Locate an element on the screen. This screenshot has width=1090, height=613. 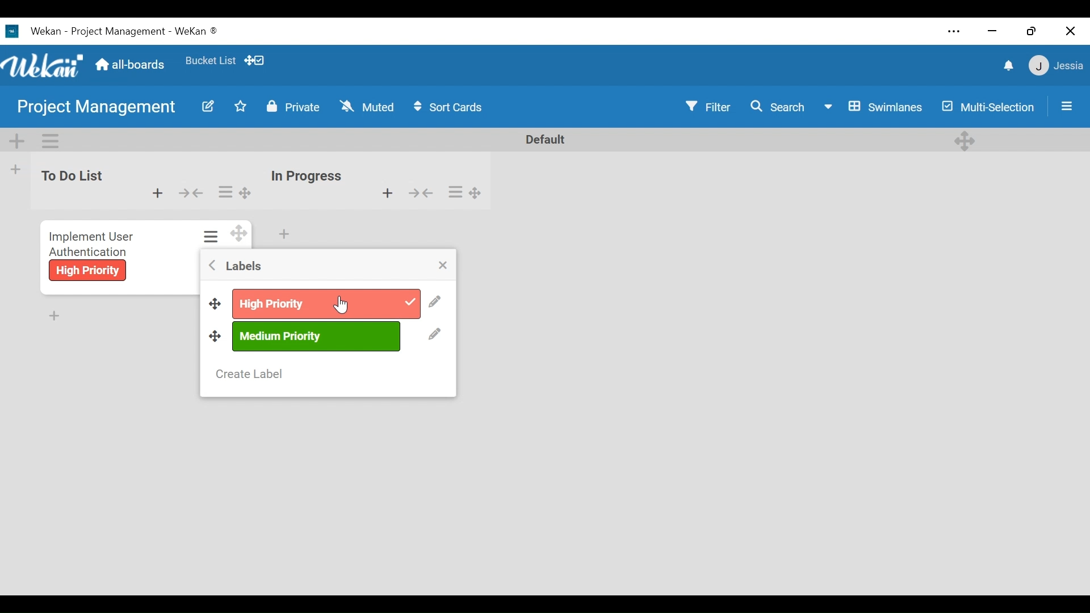
edit is located at coordinates (435, 305).